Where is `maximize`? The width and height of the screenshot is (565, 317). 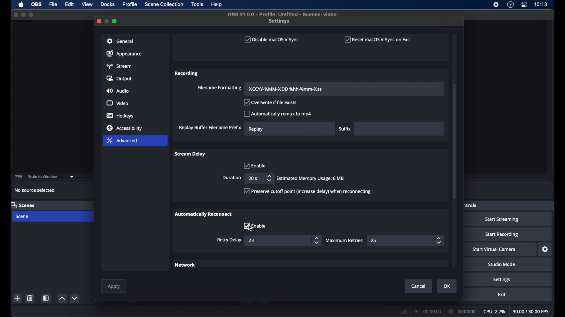 maximize is located at coordinates (32, 15).